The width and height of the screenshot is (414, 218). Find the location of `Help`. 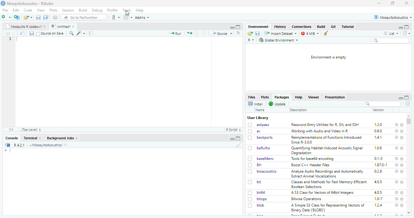

Help is located at coordinates (299, 97).